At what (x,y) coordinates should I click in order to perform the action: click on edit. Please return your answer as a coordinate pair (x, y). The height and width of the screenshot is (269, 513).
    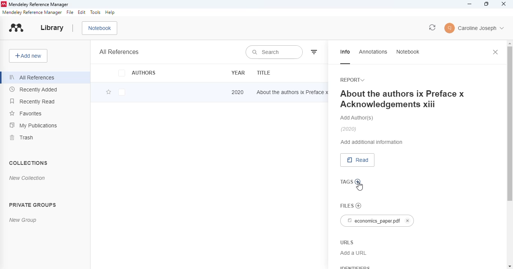
    Looking at the image, I should click on (82, 12).